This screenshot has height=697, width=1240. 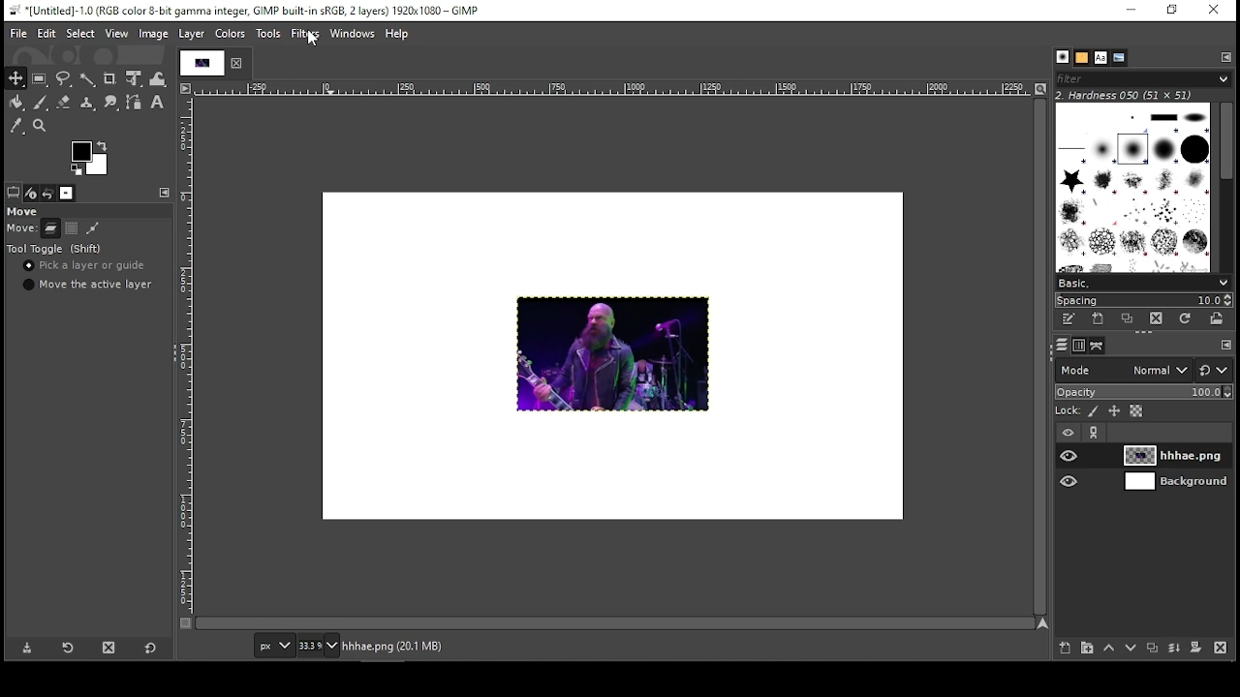 I want to click on scale, so click(x=614, y=91).